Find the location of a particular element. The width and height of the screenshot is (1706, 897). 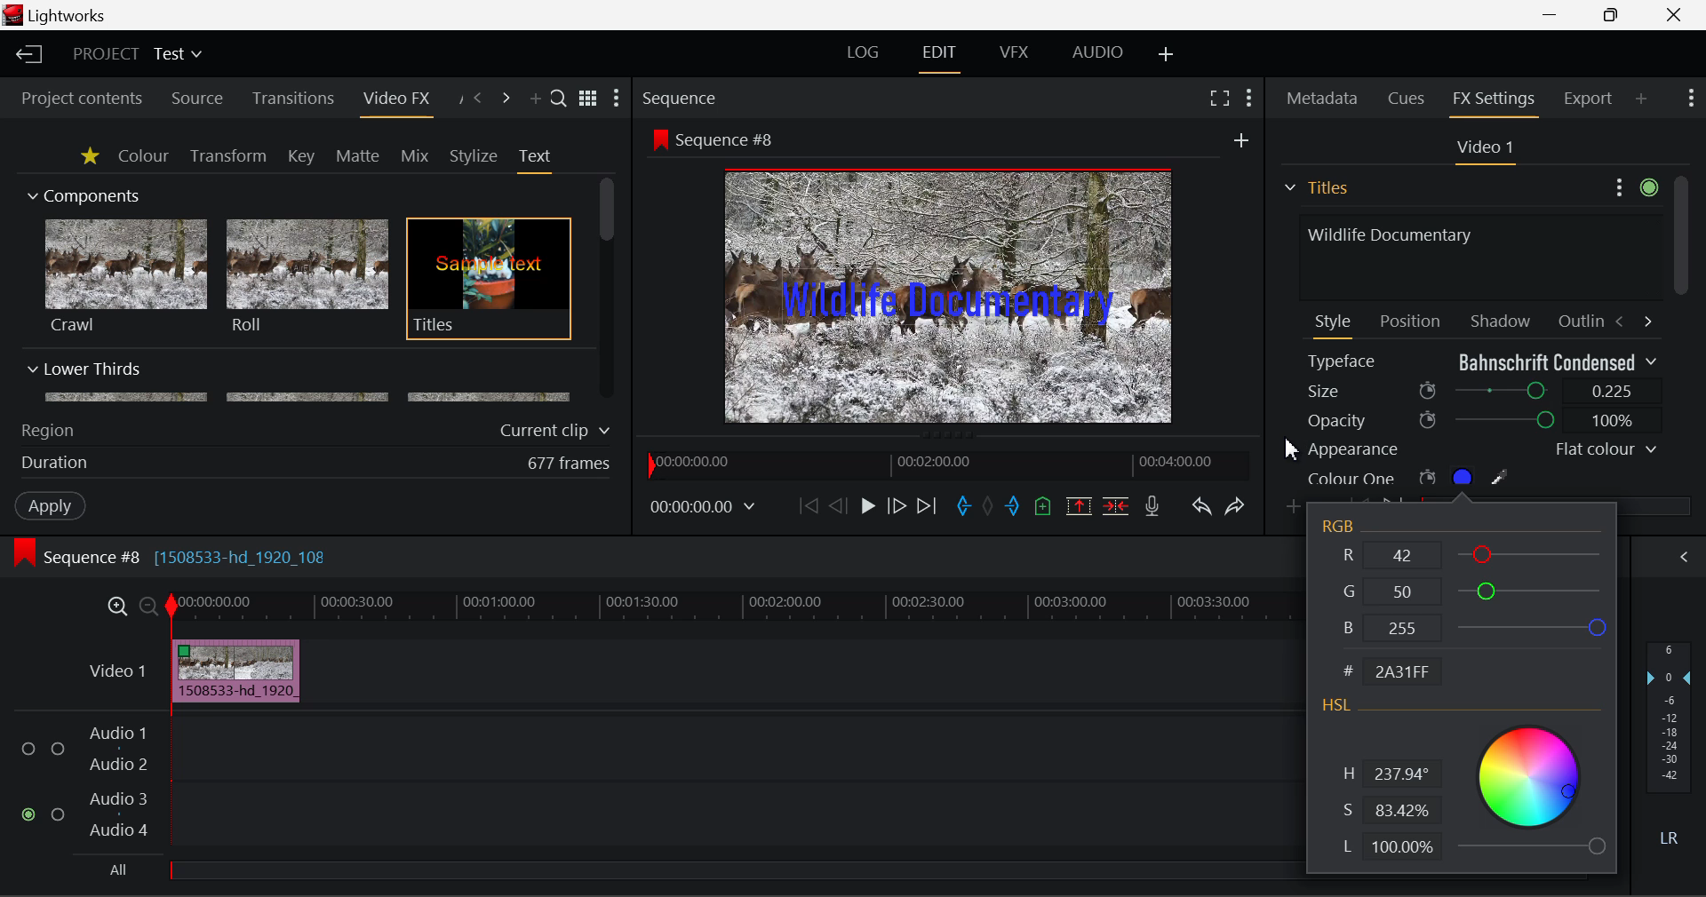

Lightworks is located at coordinates (69, 15).